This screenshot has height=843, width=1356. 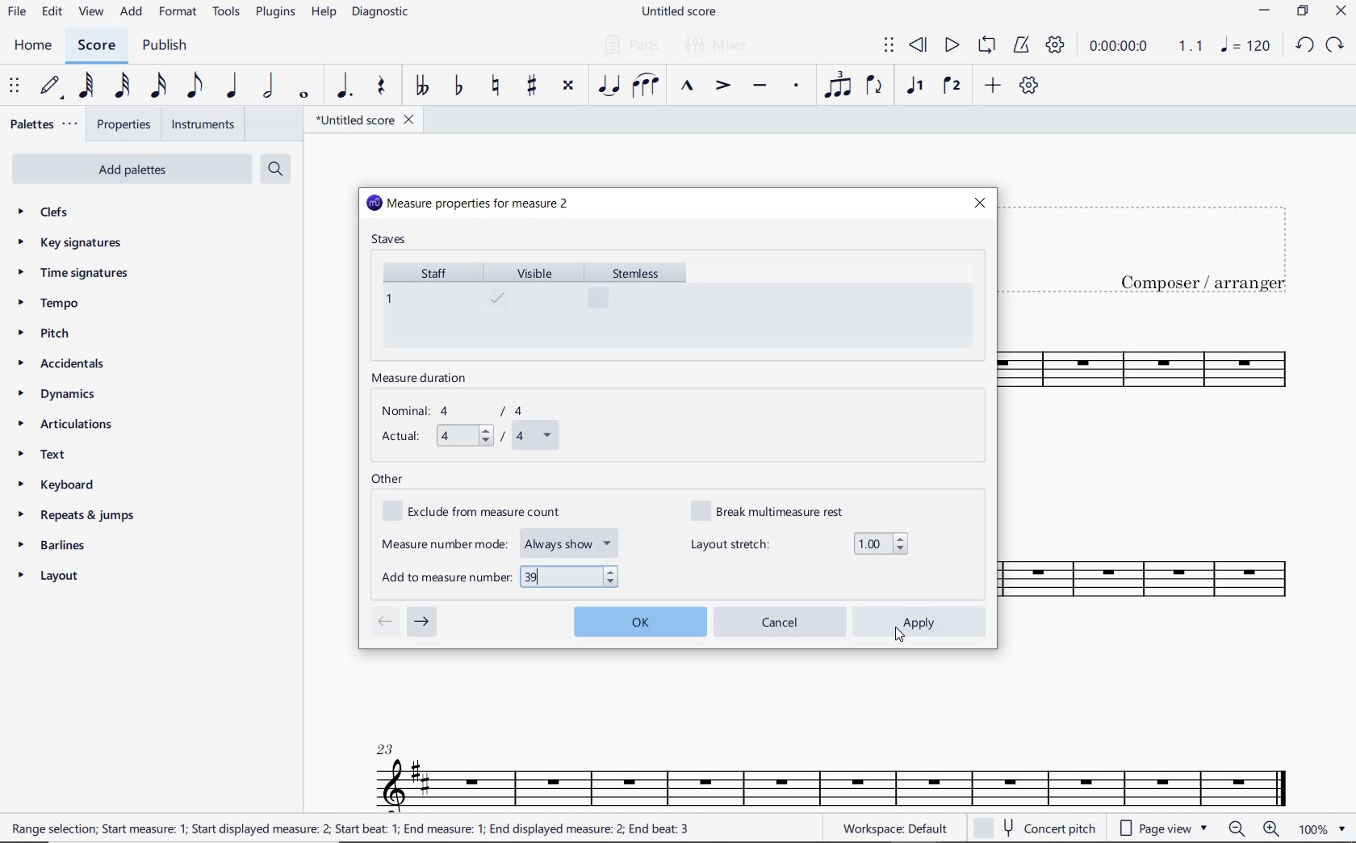 I want to click on SELECET TO MOVE, so click(x=15, y=87).